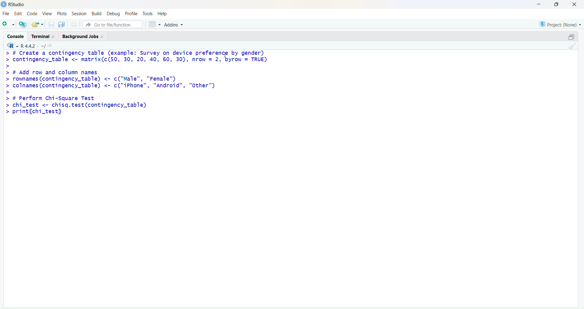 This screenshot has width=584, height=309. I want to click on grid, so click(155, 25).